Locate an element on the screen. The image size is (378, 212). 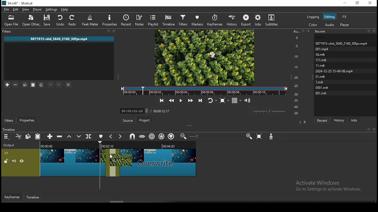
video track is located at coordinates (74, 160).